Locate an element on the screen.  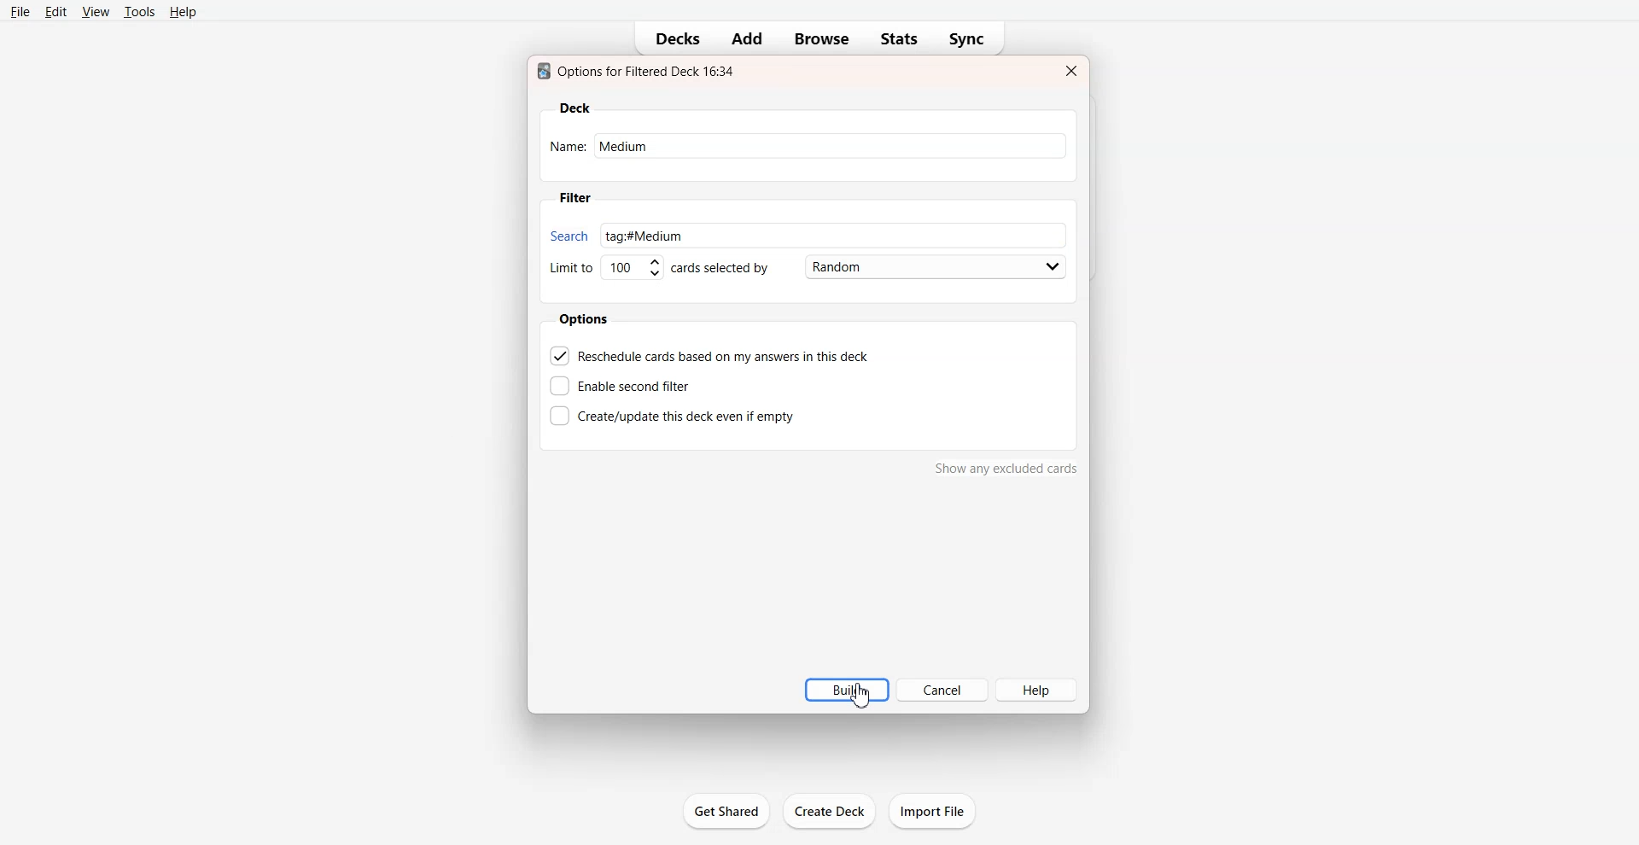
Stats is located at coordinates (899, 39).